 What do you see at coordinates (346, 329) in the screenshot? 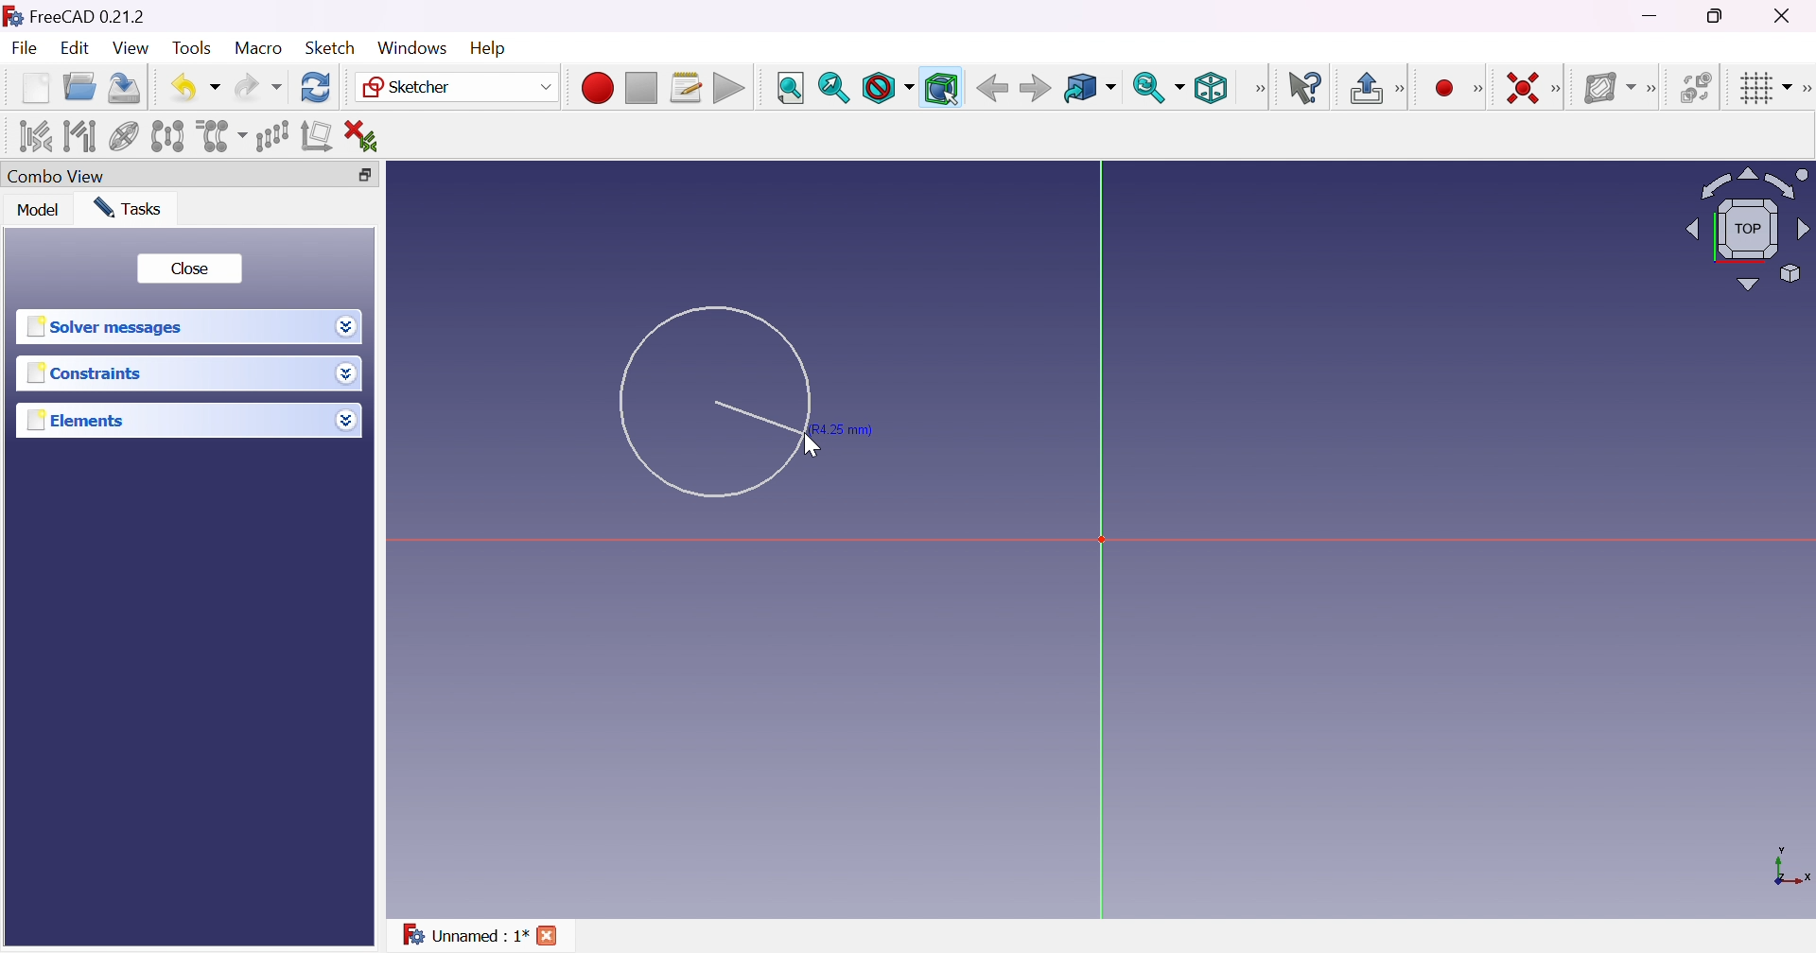
I see `Drop down` at bounding box center [346, 329].